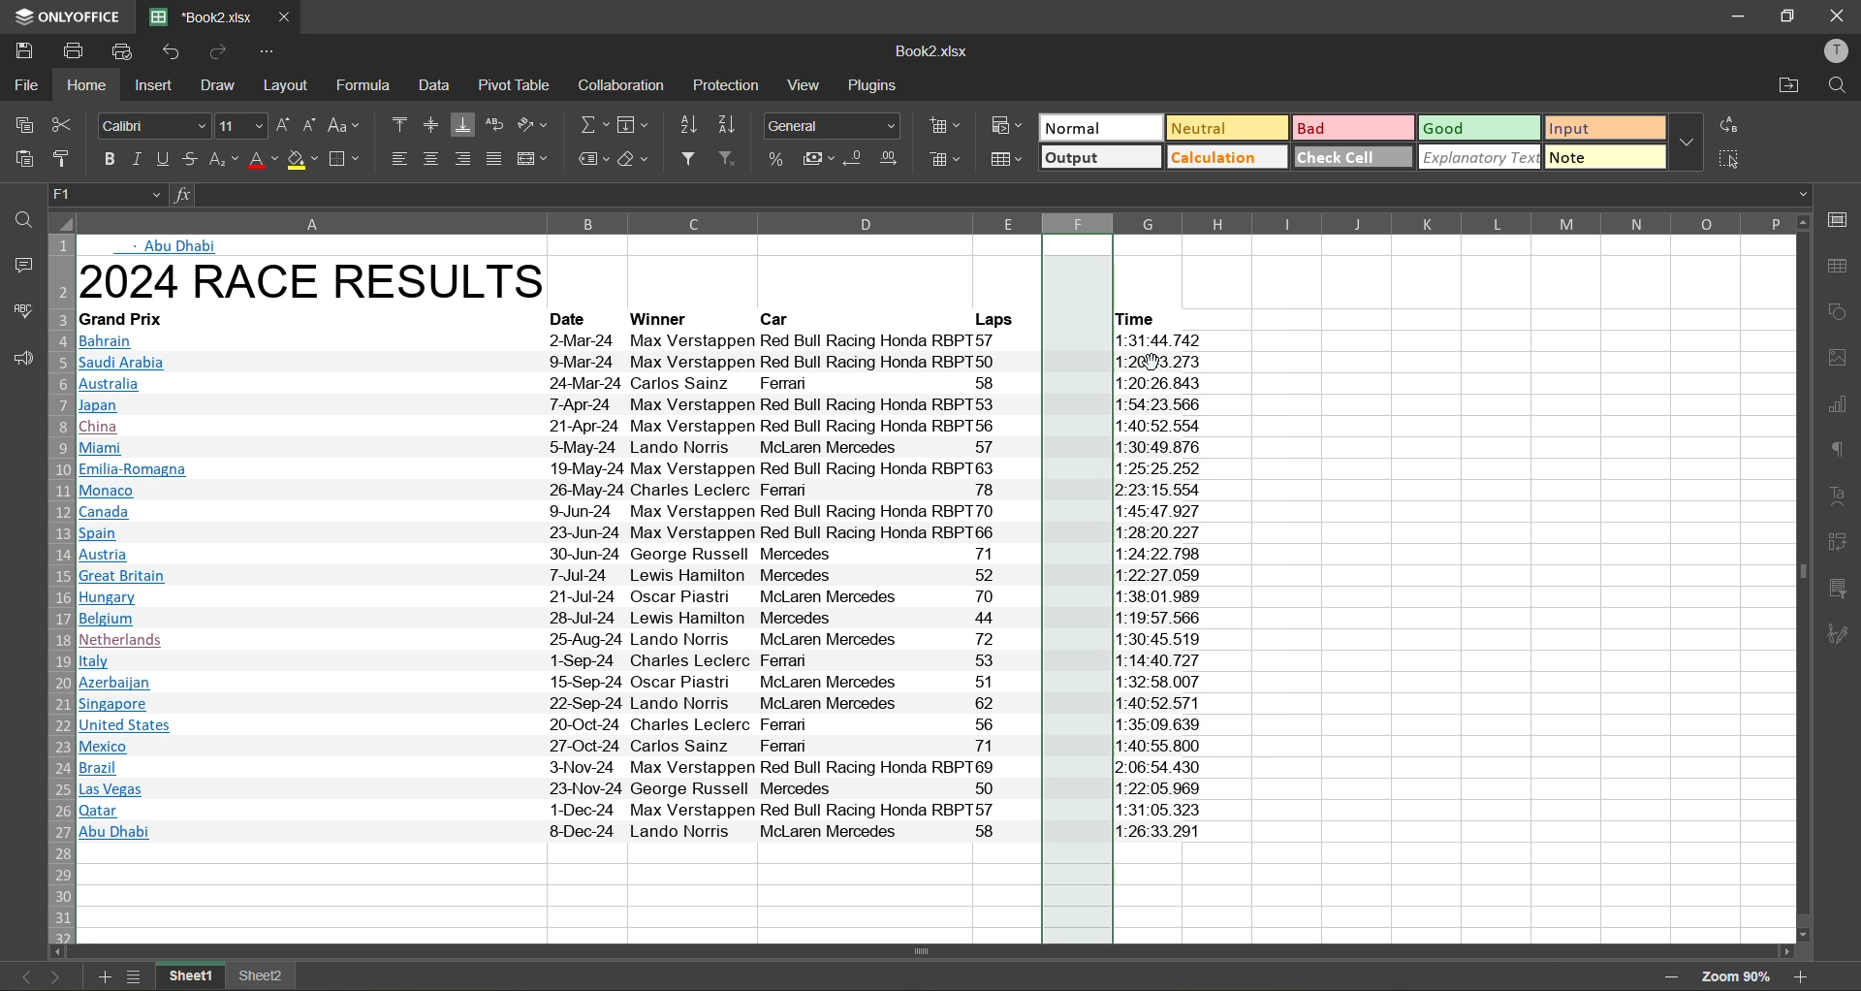  Describe the element at coordinates (592, 159) in the screenshot. I see `named ranges` at that location.